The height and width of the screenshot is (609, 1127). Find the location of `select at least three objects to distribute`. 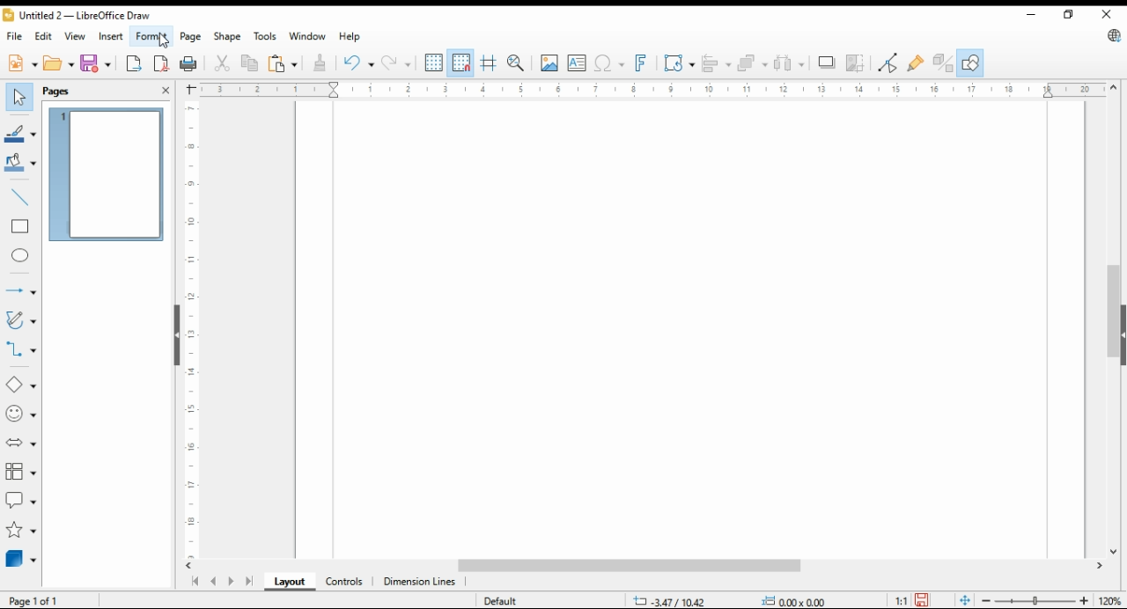

select at least three objects to distribute is located at coordinates (789, 63).